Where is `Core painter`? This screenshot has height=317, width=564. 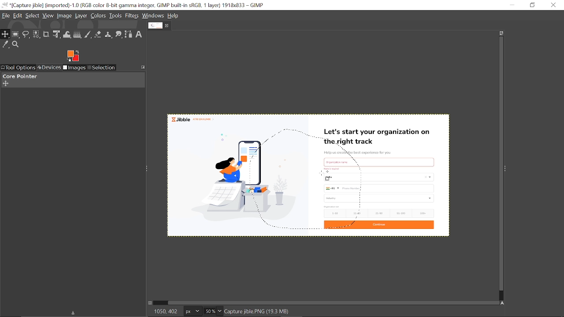
Core painter is located at coordinates (19, 76).